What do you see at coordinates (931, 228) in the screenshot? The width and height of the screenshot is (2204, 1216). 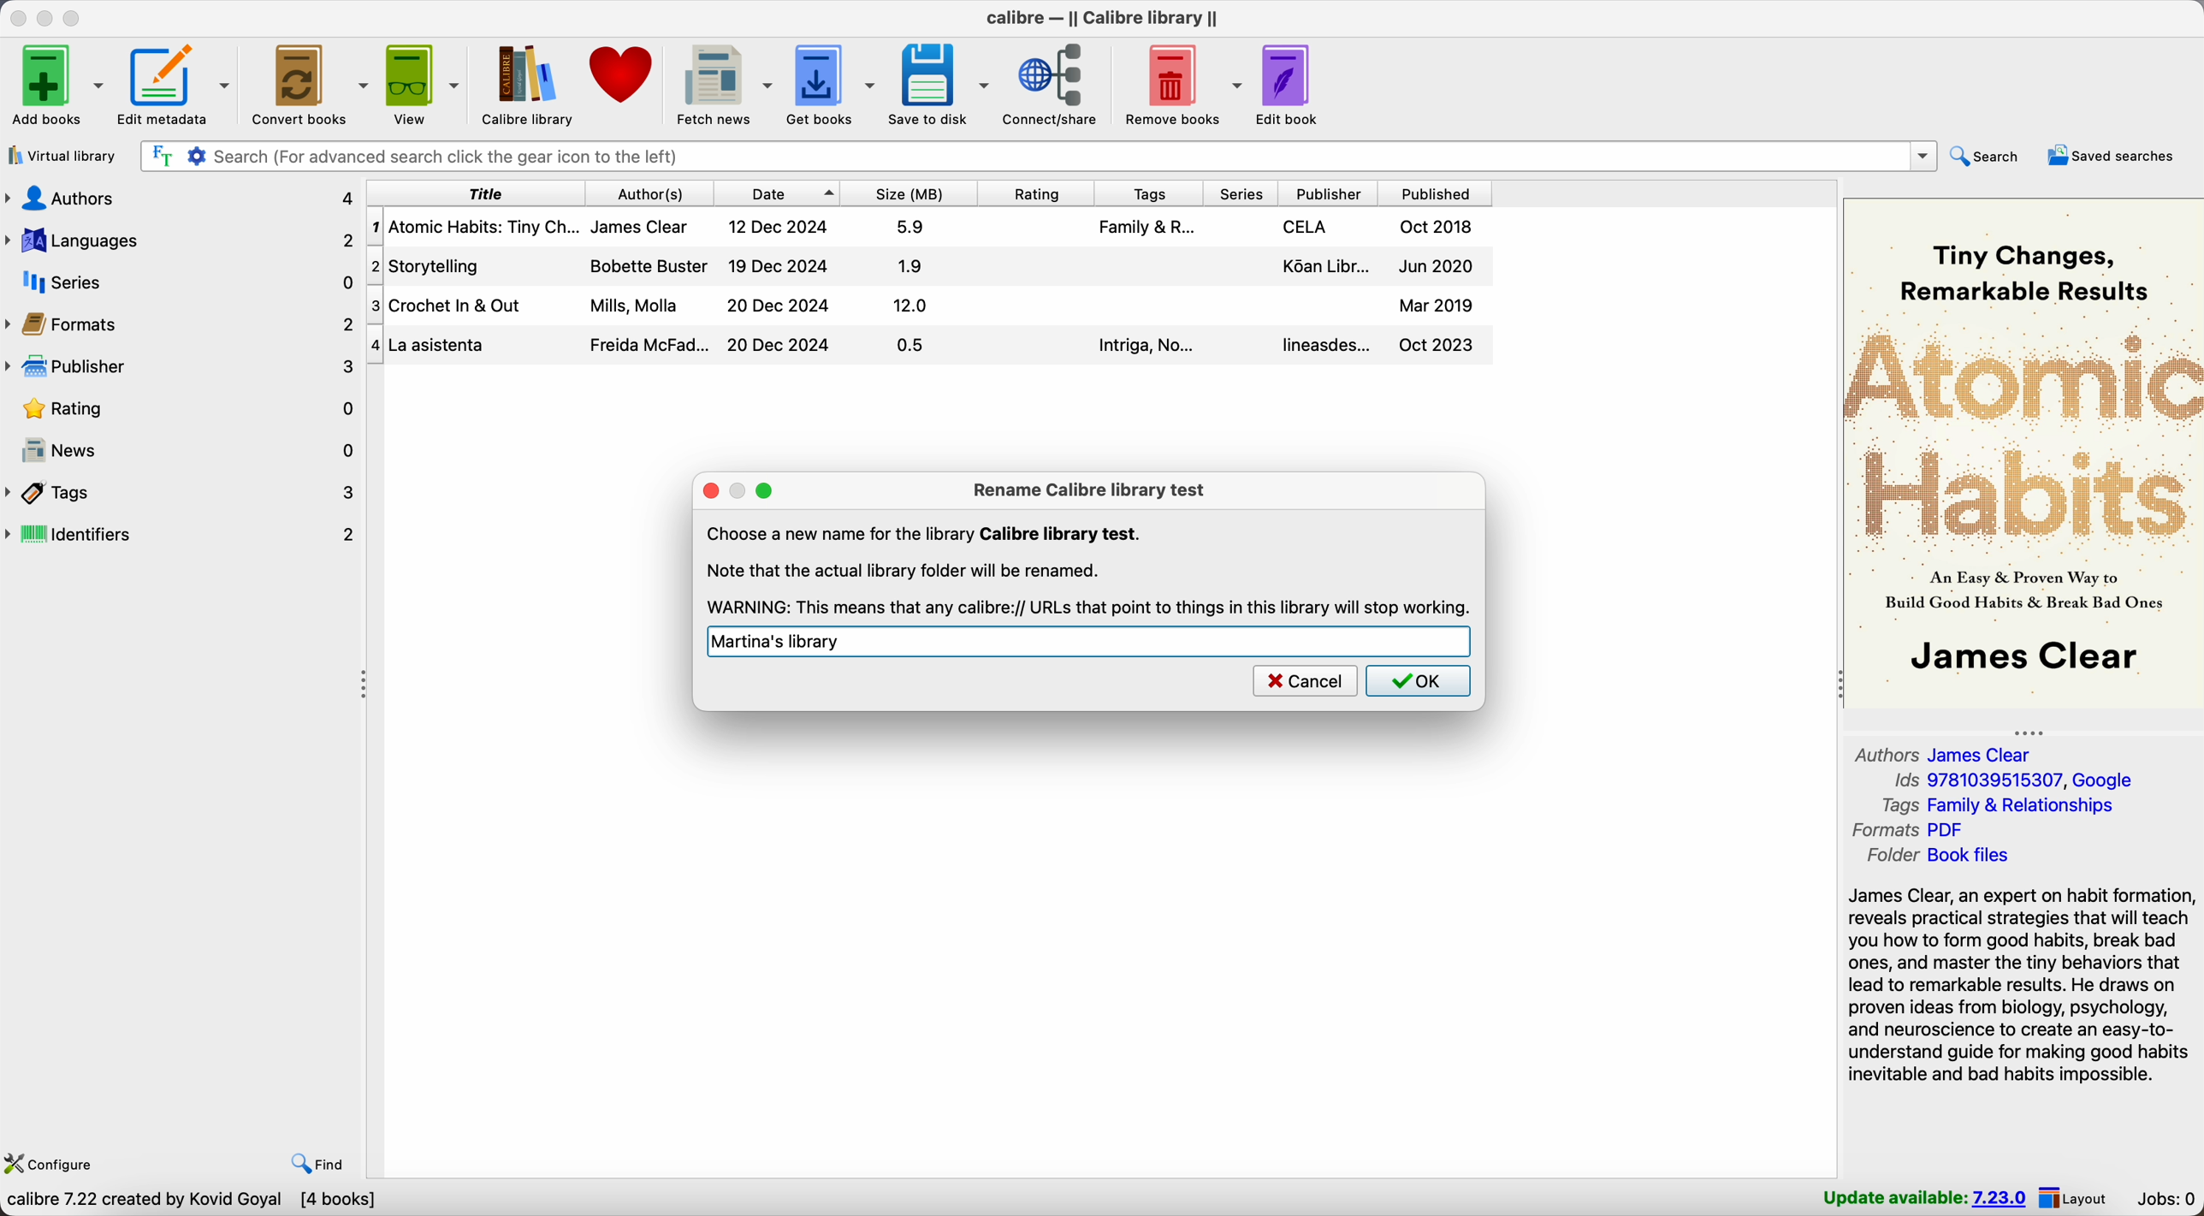 I see `Atomic Habitis: Tiny Changes... book` at bounding box center [931, 228].